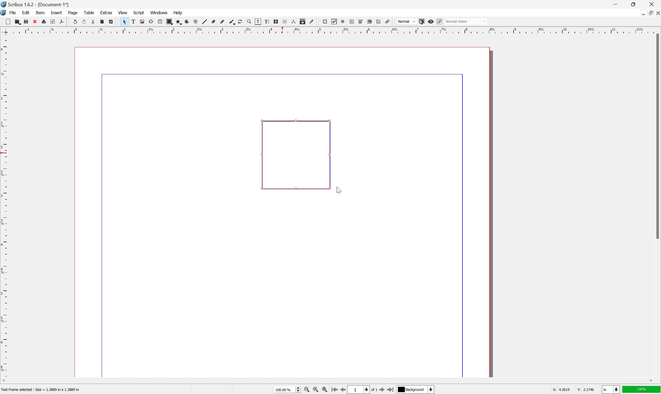 This screenshot has width=661, height=394. I want to click on table, so click(89, 12).